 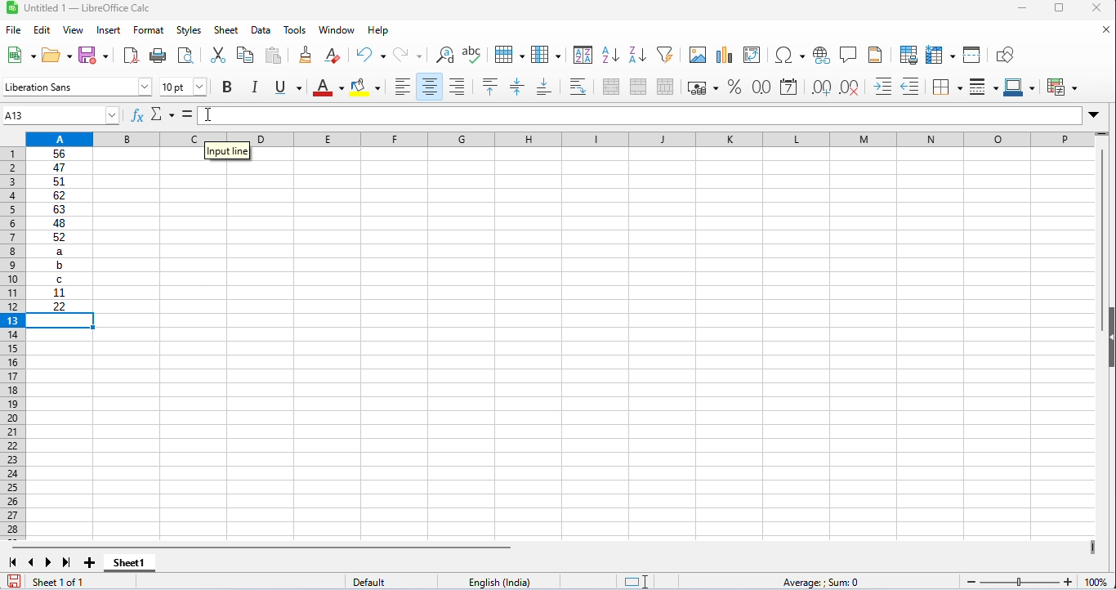 What do you see at coordinates (972, 55) in the screenshot?
I see `split window` at bounding box center [972, 55].